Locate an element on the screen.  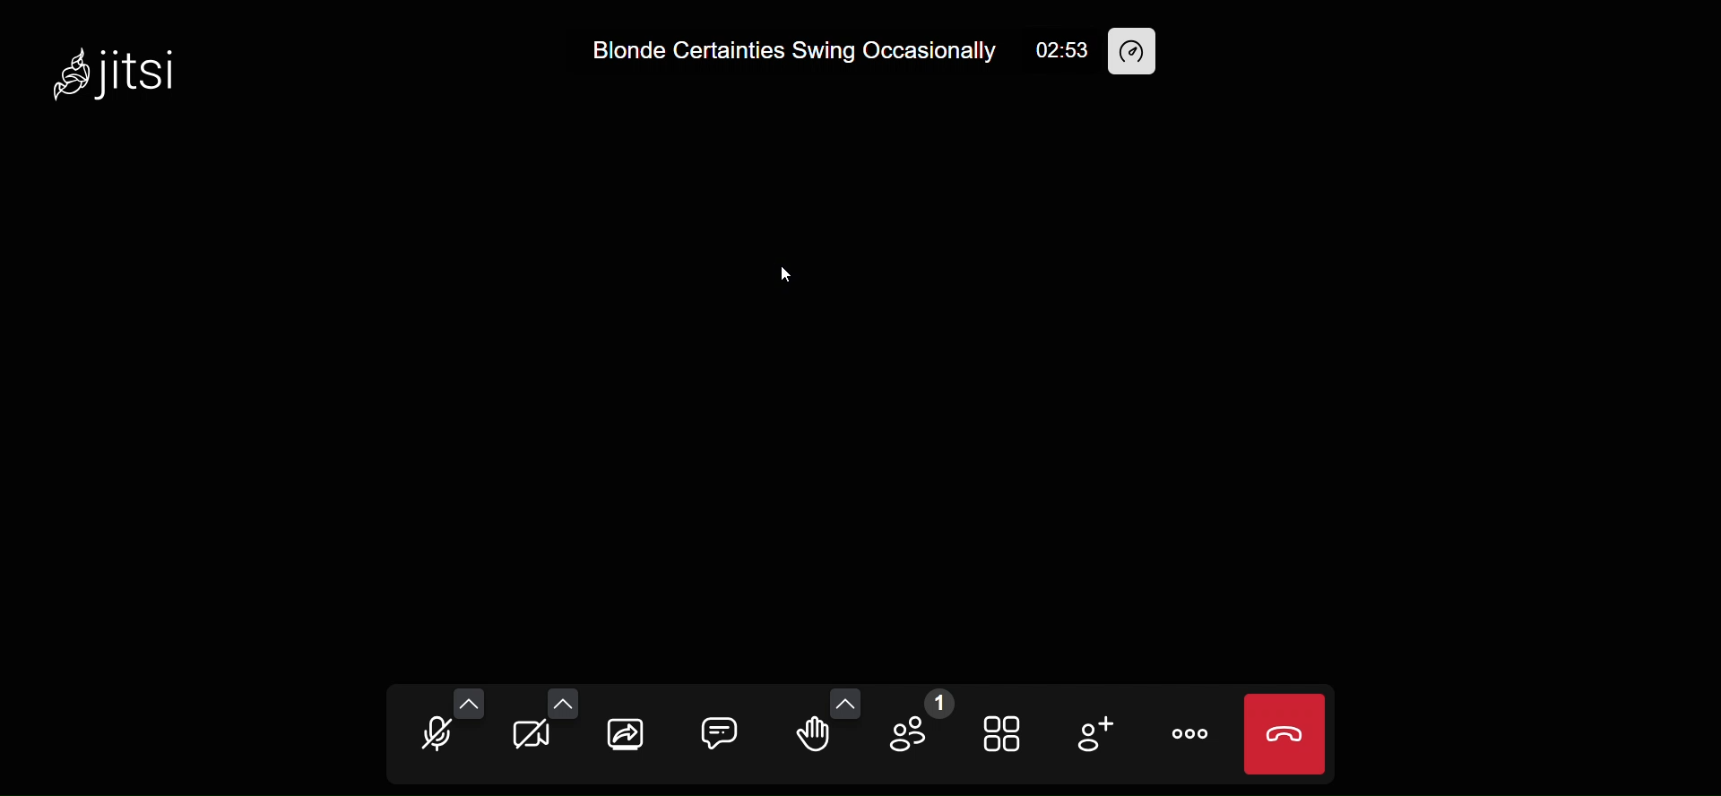
microphone is located at coordinates (439, 740).